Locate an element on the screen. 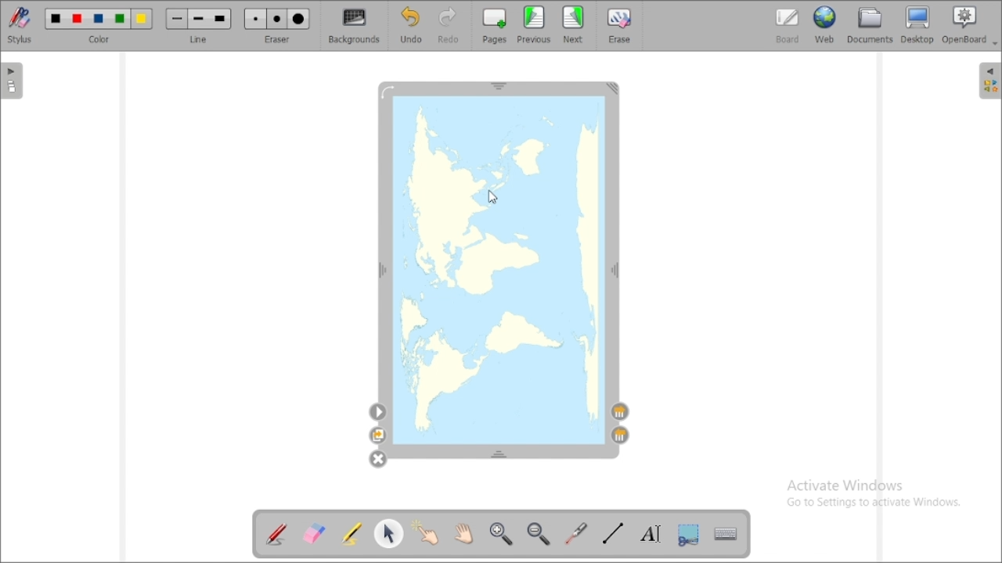 The width and height of the screenshot is (1002, 563). cursor is located at coordinates (493, 197).